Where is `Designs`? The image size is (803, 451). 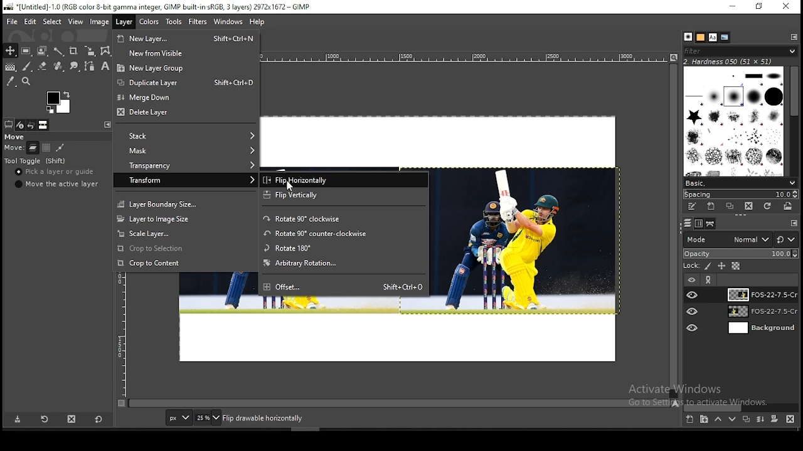 Designs is located at coordinates (735, 120).